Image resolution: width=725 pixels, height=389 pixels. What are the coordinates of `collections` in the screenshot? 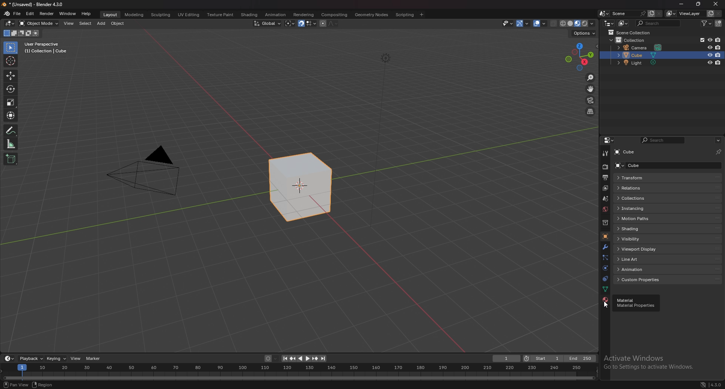 It's located at (667, 198).